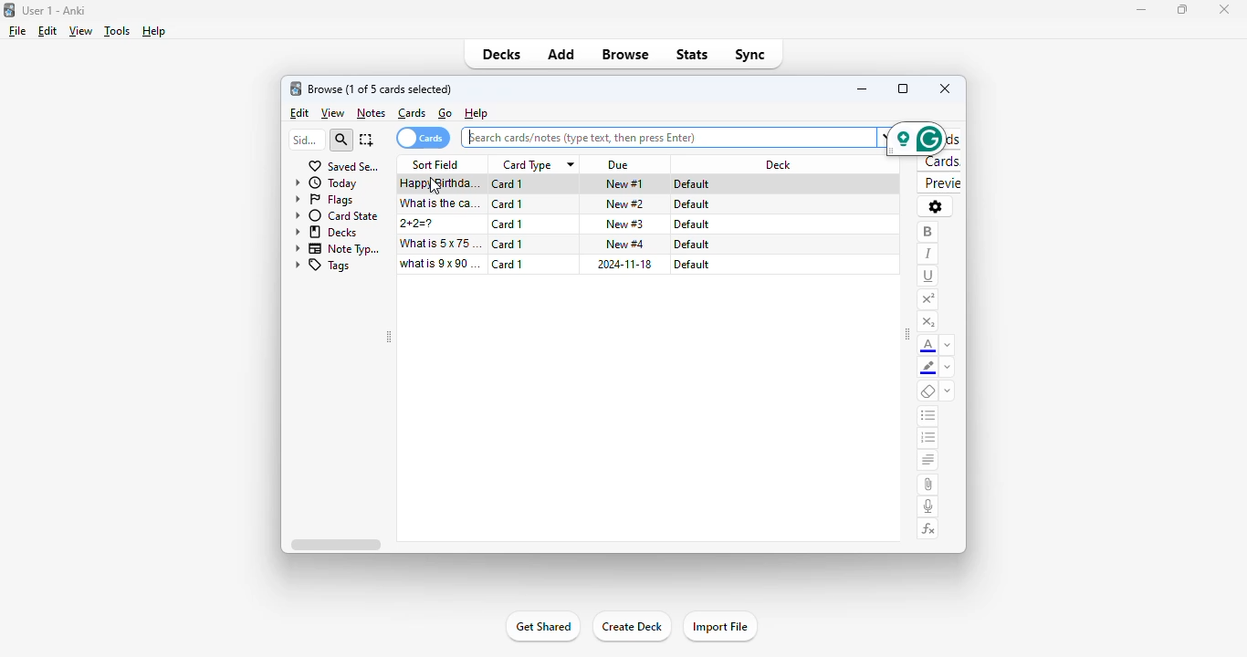  I want to click on sidebar filter, so click(306, 140).